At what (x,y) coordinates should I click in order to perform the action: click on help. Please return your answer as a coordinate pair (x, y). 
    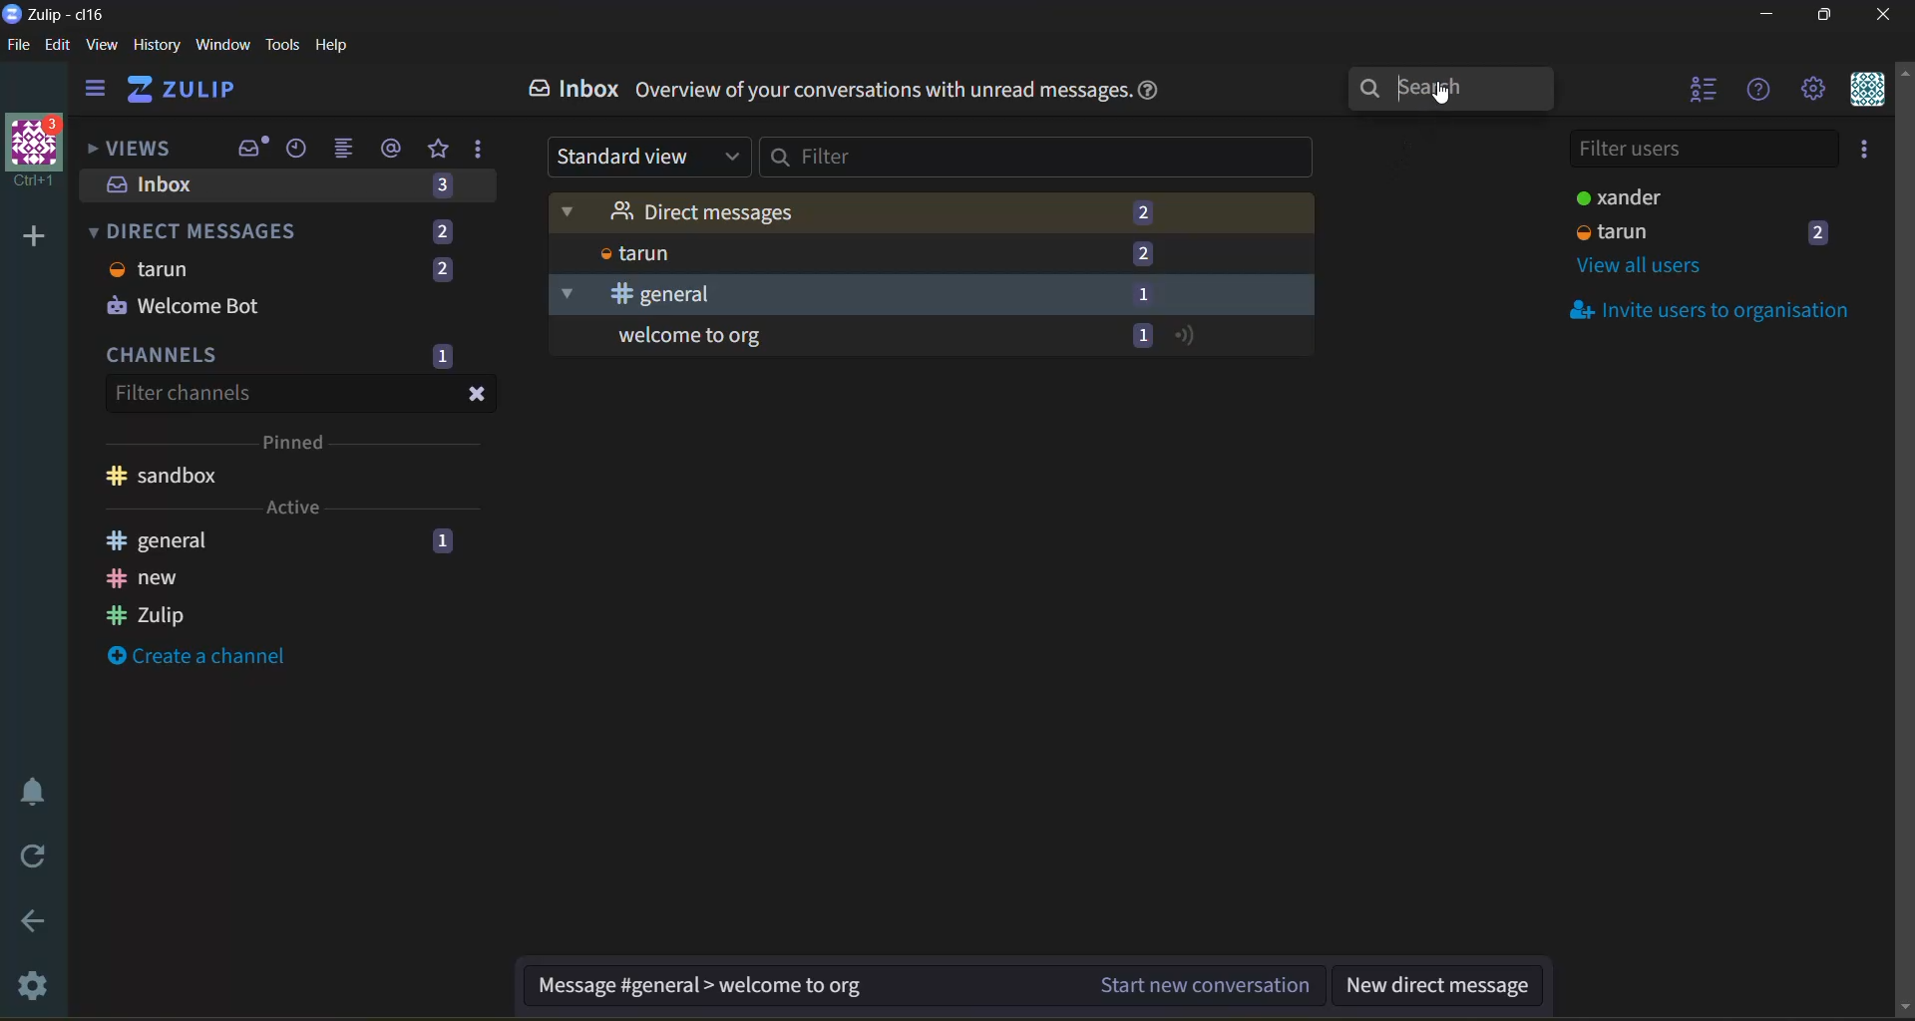
    Looking at the image, I should click on (1759, 92).